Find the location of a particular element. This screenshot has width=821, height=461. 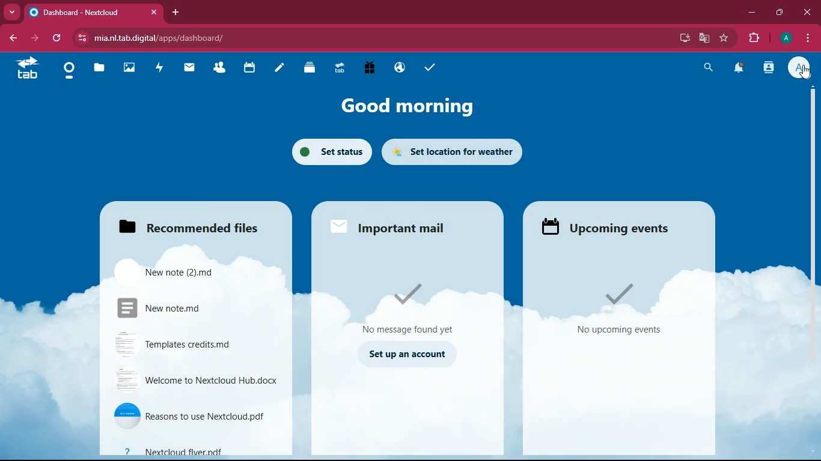

activity is located at coordinates (767, 69).